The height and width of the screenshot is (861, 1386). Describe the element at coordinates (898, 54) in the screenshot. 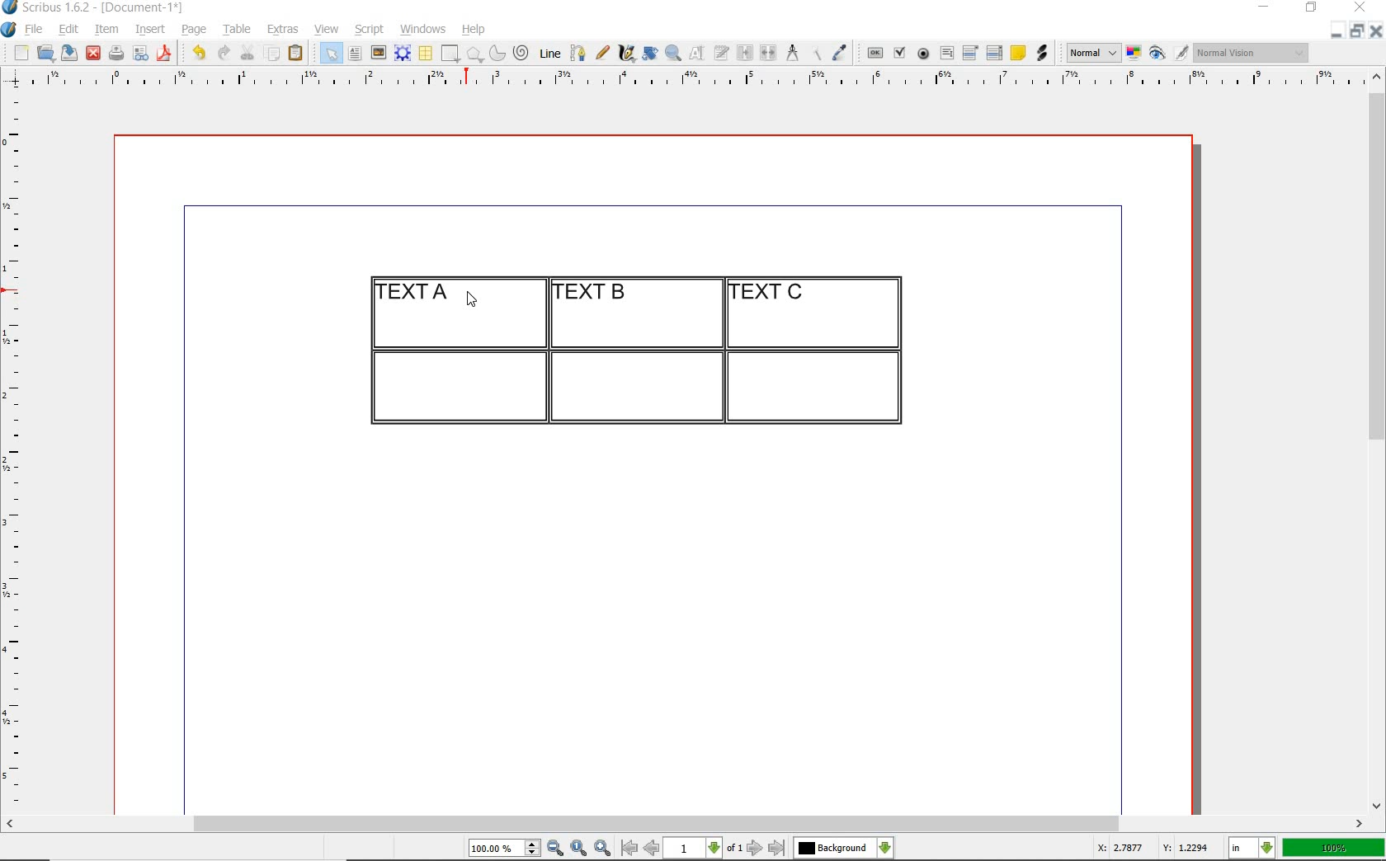

I see `pdf check box` at that location.